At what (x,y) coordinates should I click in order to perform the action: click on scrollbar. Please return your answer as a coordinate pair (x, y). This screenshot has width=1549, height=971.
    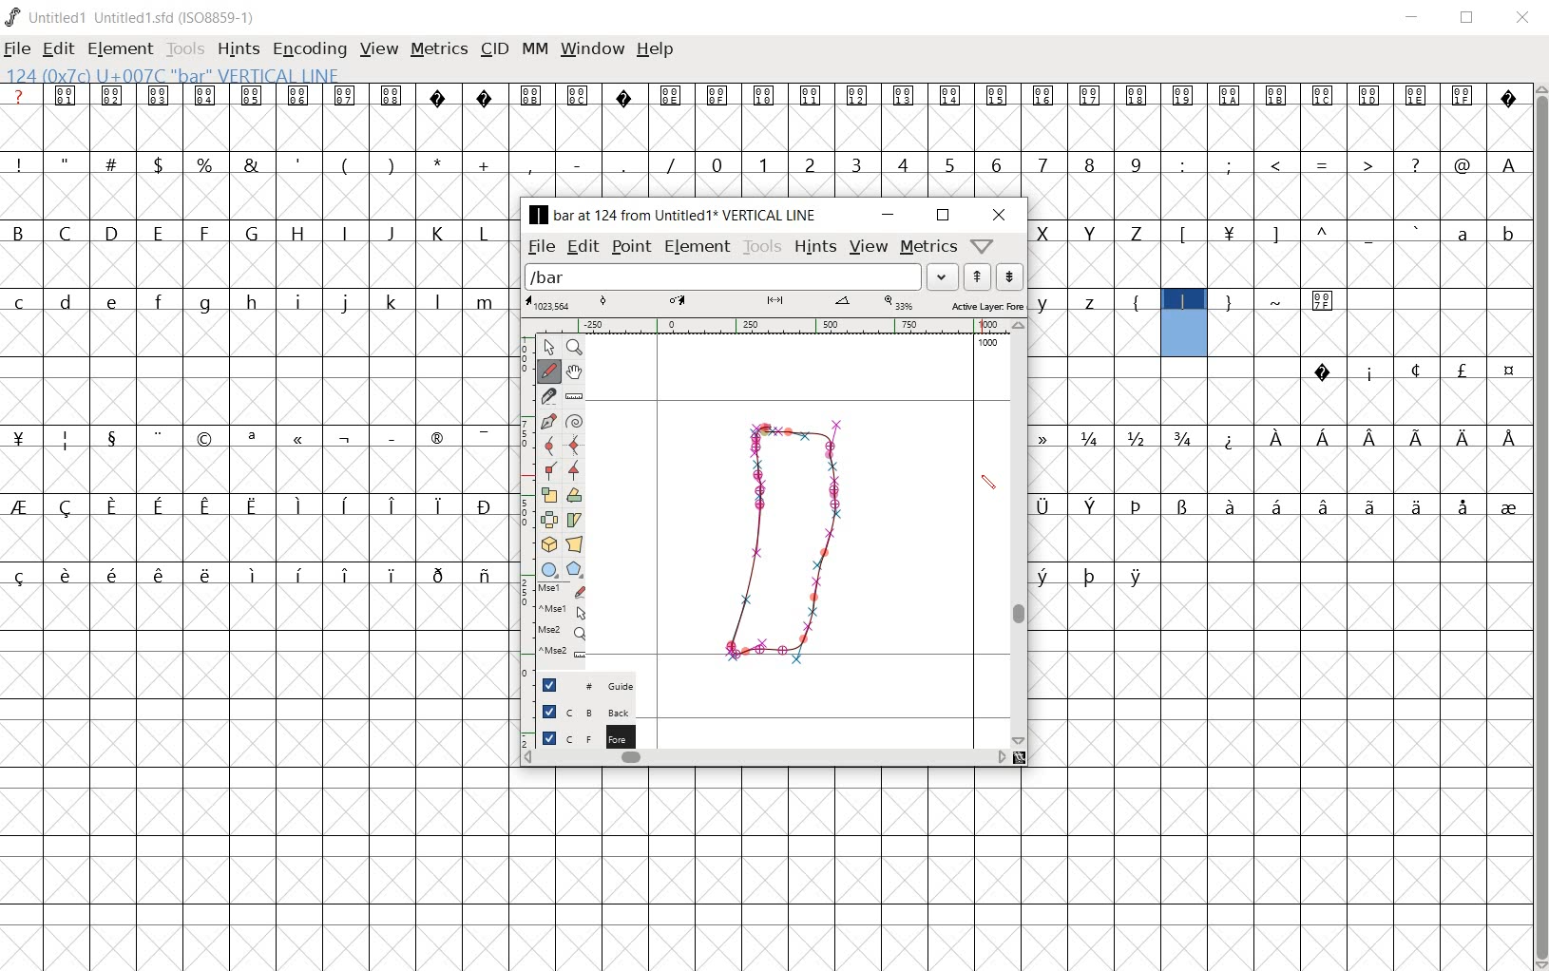
    Looking at the image, I should click on (1539, 526).